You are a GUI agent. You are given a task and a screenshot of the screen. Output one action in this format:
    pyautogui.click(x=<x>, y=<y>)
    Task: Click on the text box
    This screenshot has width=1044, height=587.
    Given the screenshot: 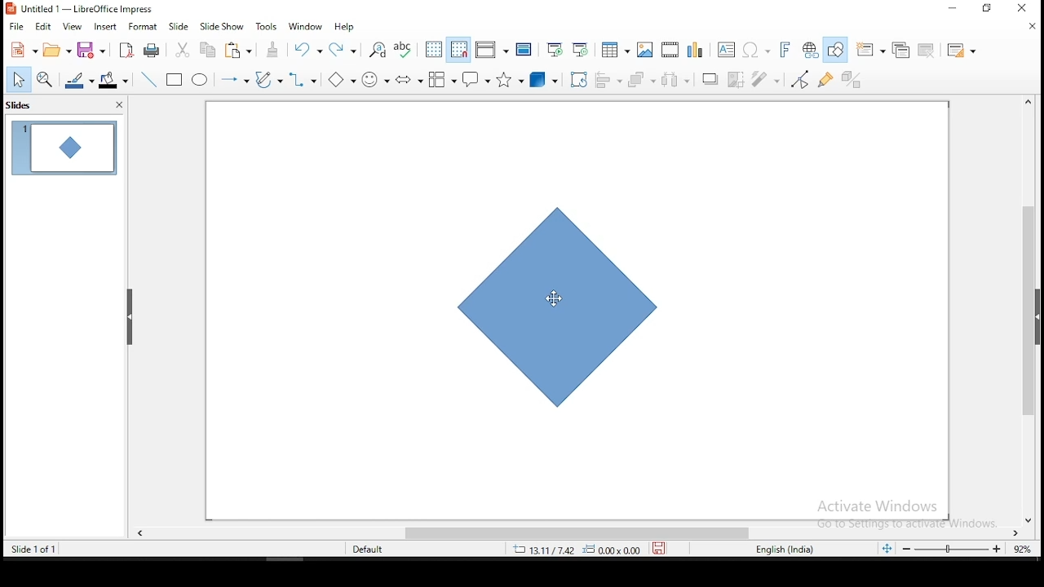 What is the action you would take?
    pyautogui.click(x=728, y=49)
    